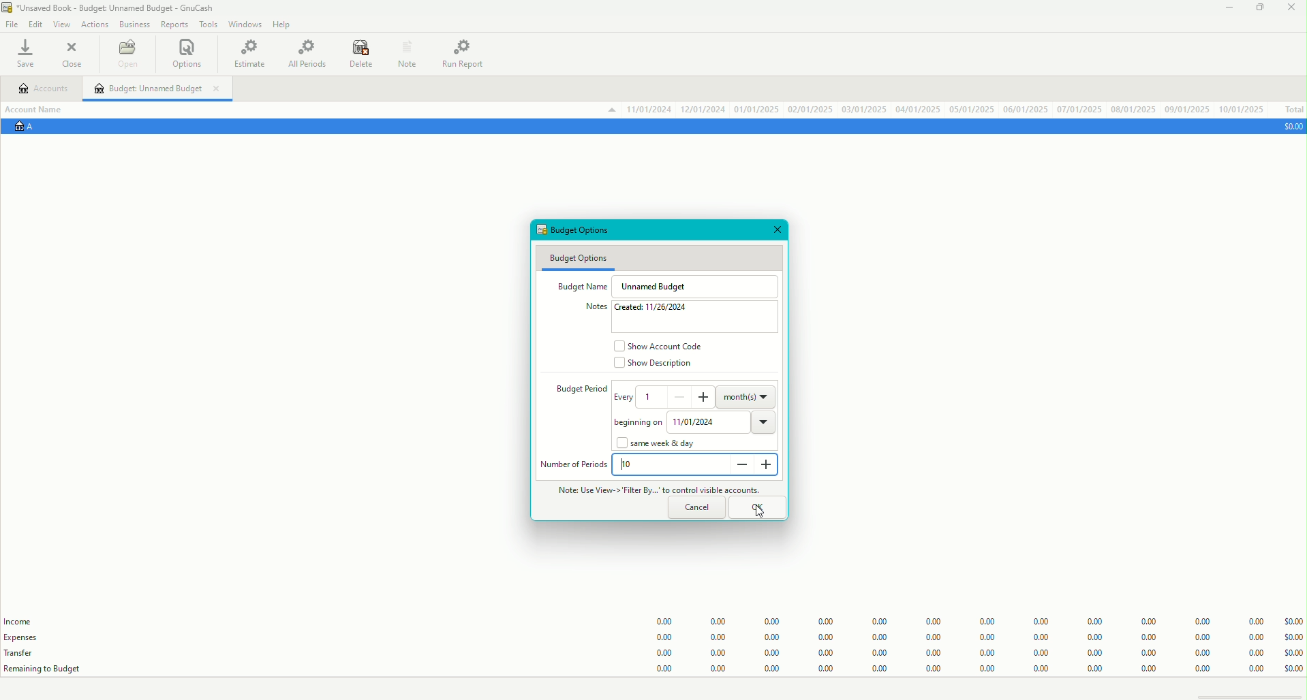 This screenshot has width=1307, height=700. What do you see at coordinates (40, 108) in the screenshot?
I see `Account Name` at bounding box center [40, 108].